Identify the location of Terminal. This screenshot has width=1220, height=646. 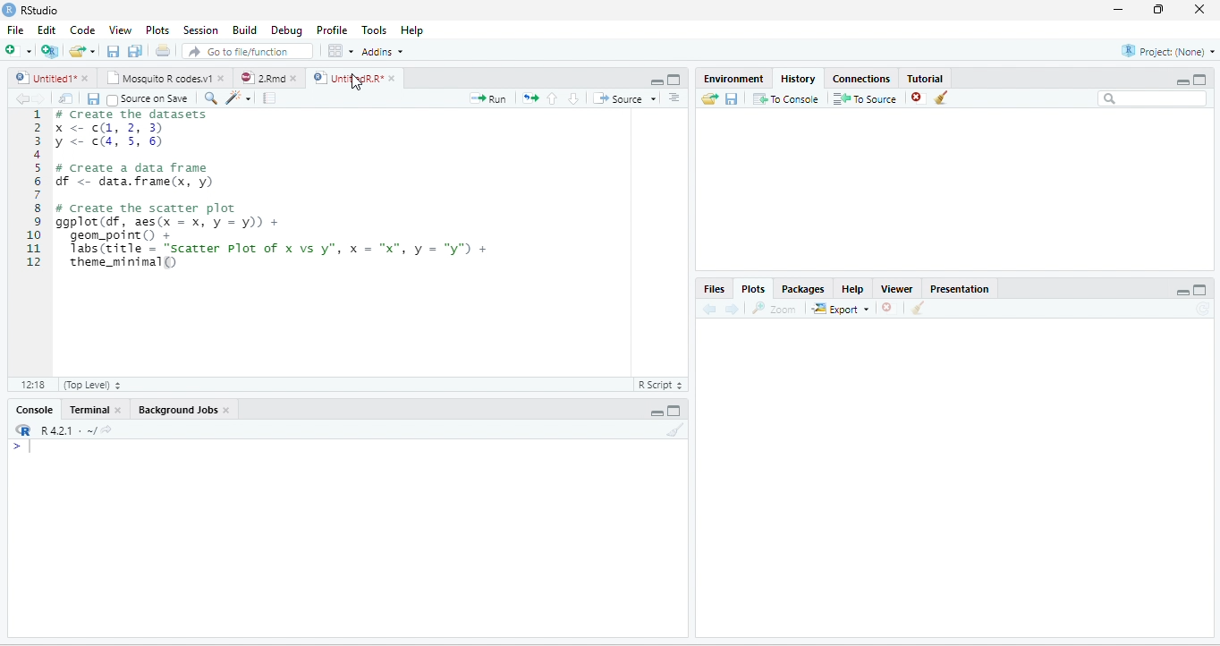
(89, 410).